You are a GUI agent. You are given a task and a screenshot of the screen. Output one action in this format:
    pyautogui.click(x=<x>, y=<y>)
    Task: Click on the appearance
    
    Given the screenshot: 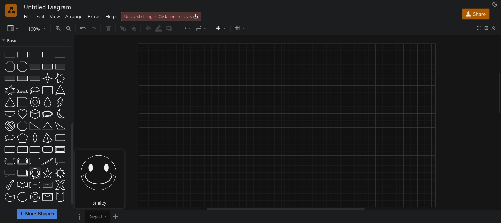 What is the action you would take?
    pyautogui.click(x=494, y=4)
    